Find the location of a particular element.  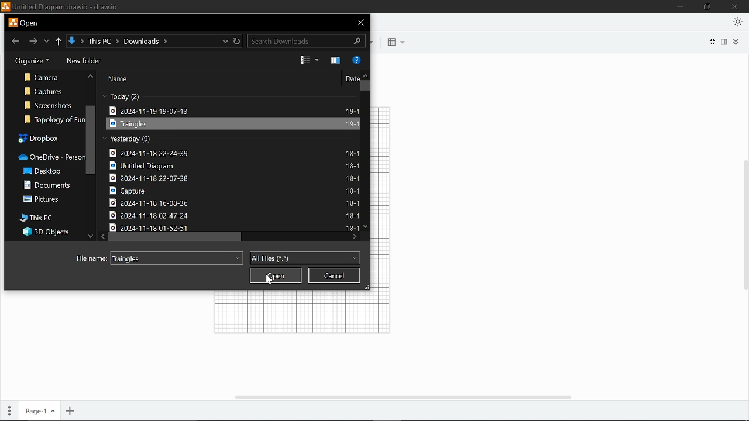

Vertical scrollbar for folders is located at coordinates (91, 140).